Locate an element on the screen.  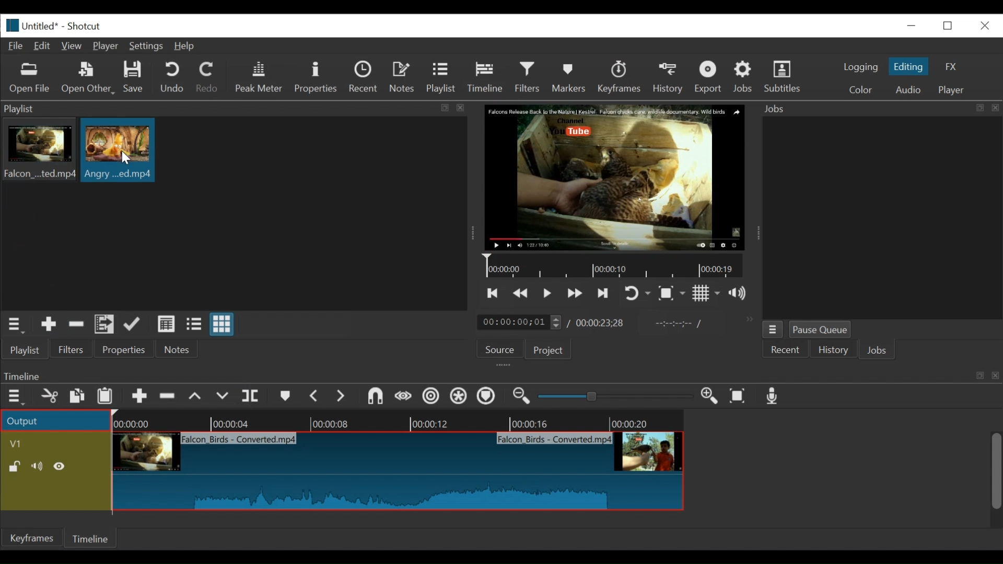
Project is located at coordinates (546, 351).